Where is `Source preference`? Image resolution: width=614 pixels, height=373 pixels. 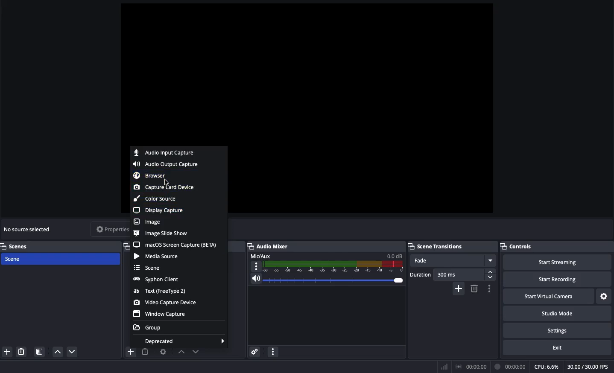
Source preference is located at coordinates (164, 351).